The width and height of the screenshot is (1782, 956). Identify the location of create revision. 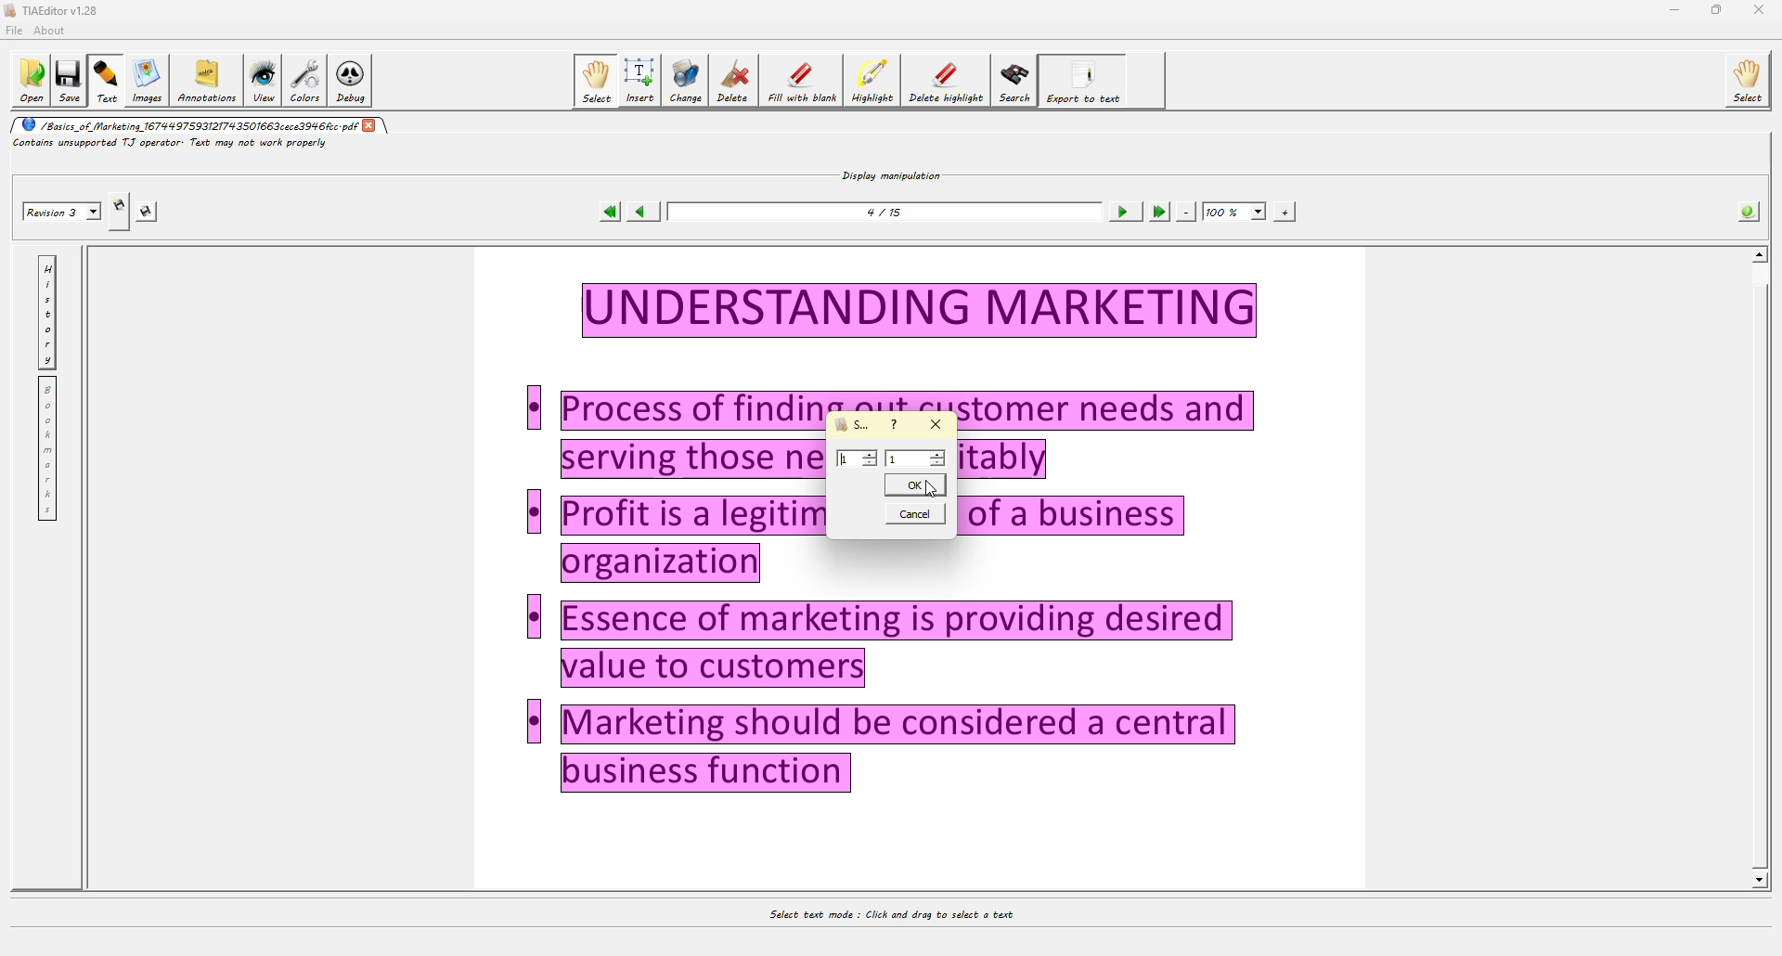
(123, 202).